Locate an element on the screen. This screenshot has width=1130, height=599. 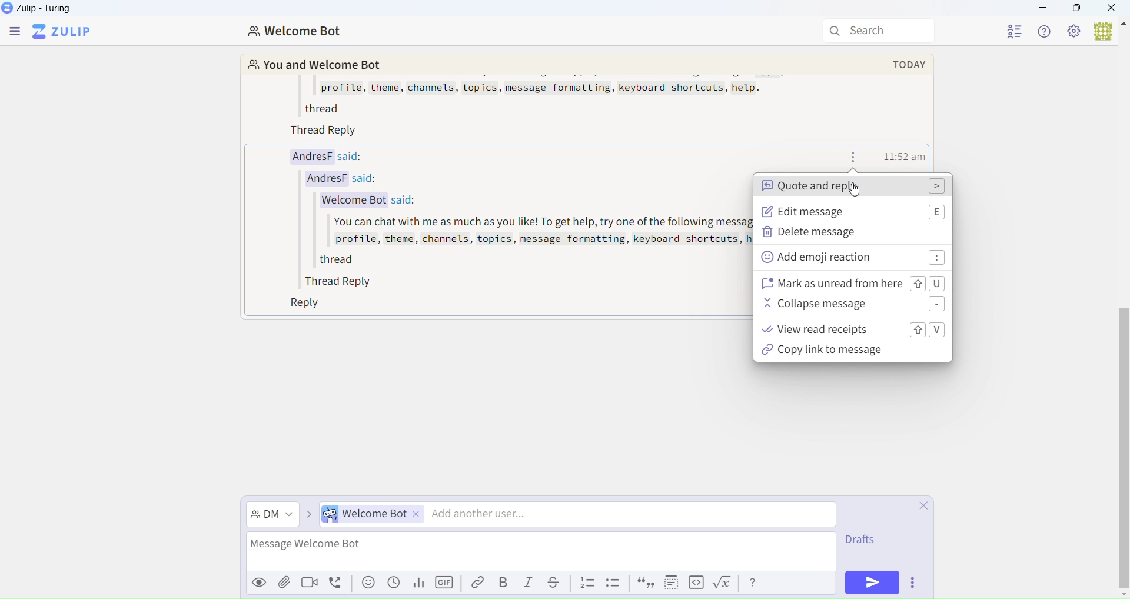
Close is located at coordinates (917, 508).